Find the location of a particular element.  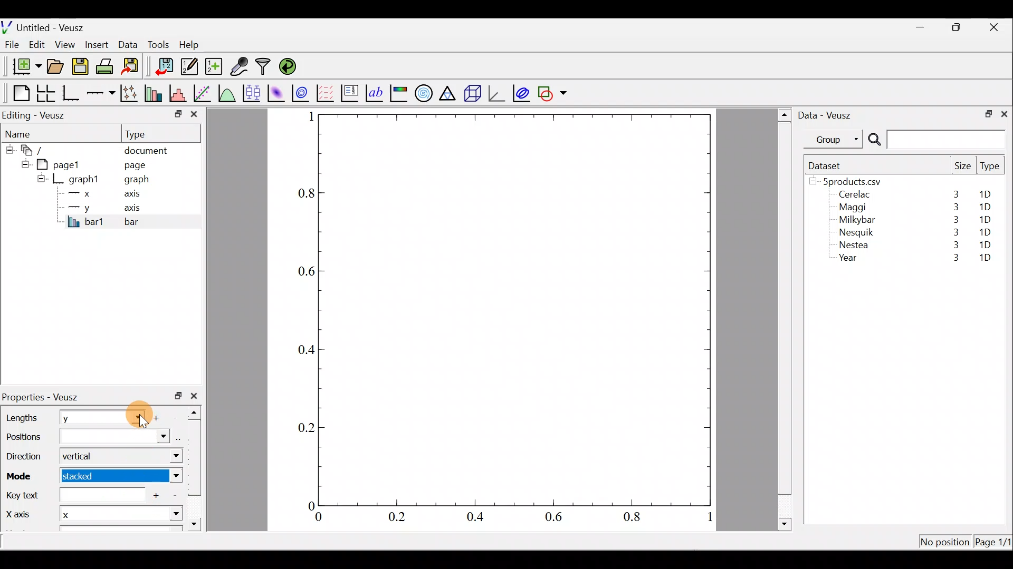

Size is located at coordinates (962, 166).